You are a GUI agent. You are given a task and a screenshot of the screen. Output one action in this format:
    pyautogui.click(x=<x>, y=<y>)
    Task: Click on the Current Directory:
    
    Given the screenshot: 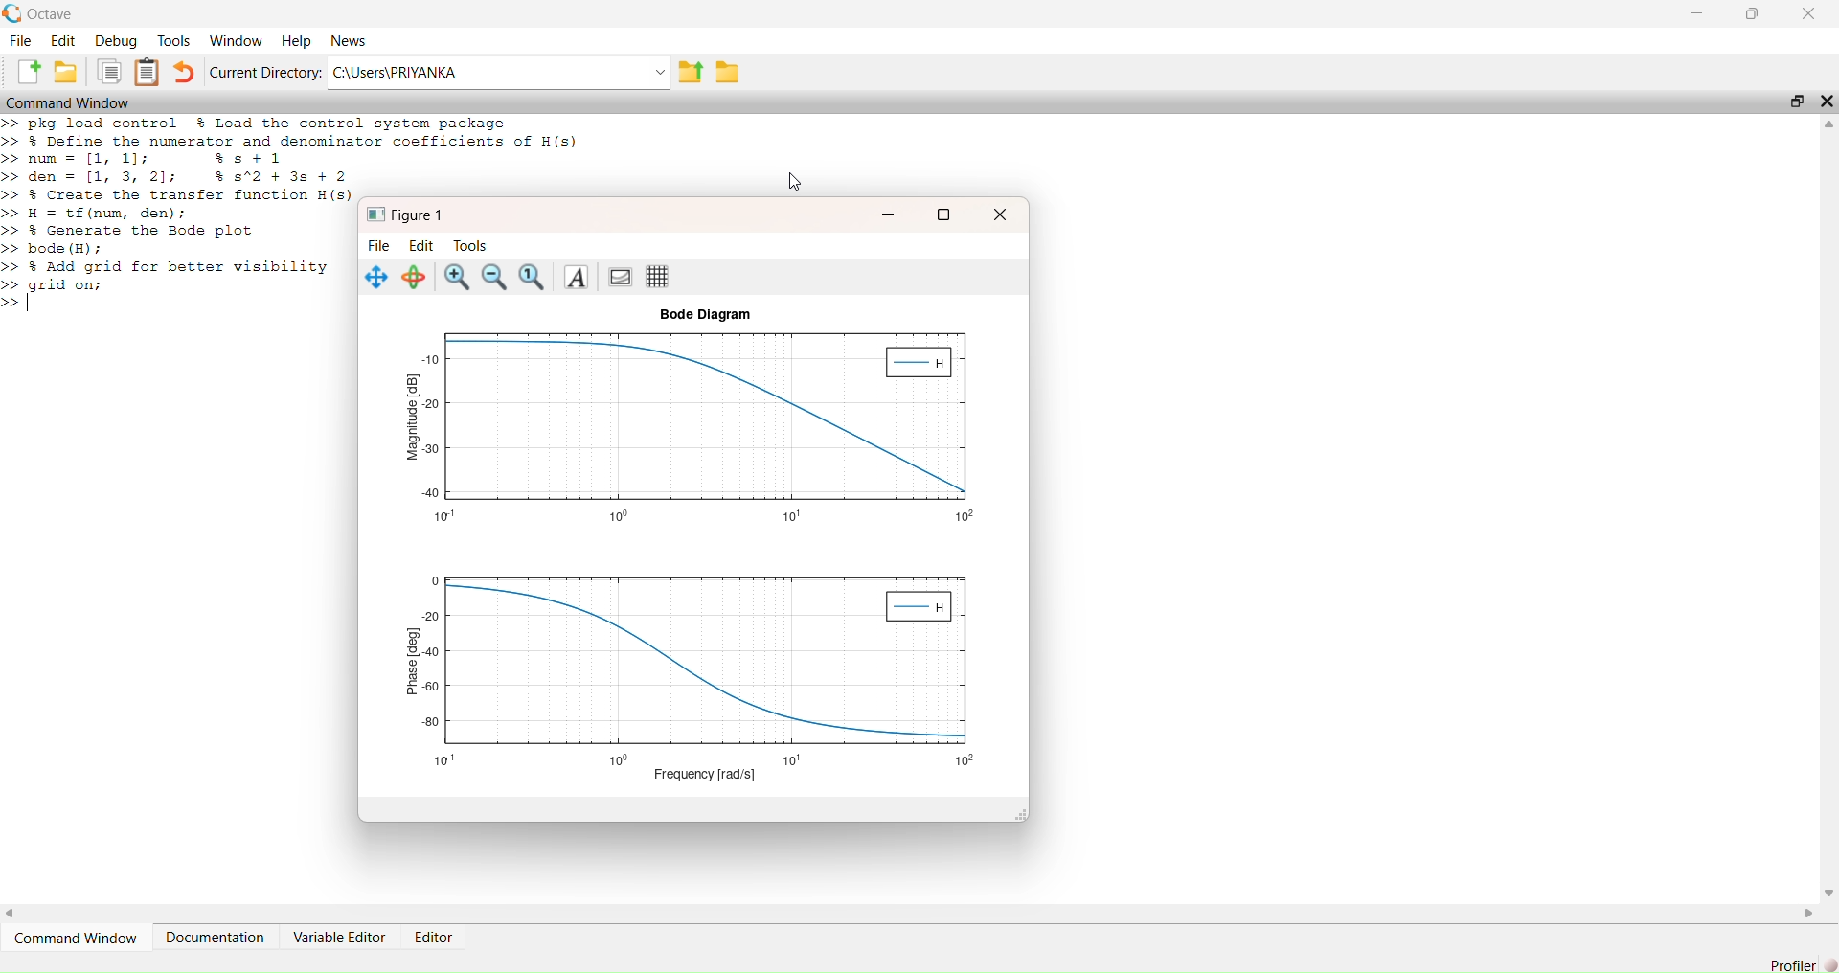 What is the action you would take?
    pyautogui.click(x=265, y=72)
    